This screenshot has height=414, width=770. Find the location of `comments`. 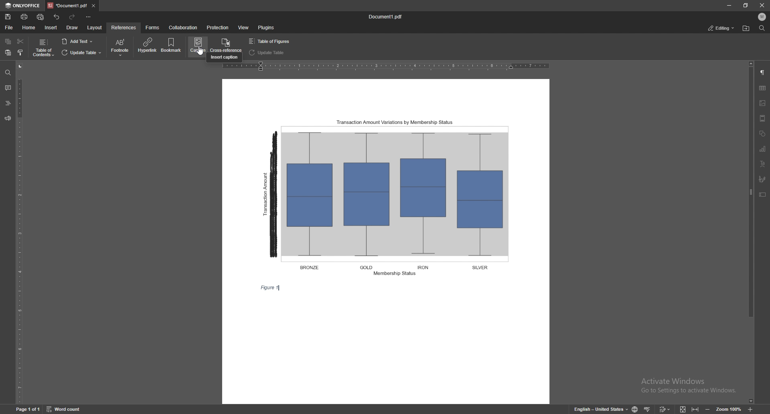

comments is located at coordinates (7, 87).